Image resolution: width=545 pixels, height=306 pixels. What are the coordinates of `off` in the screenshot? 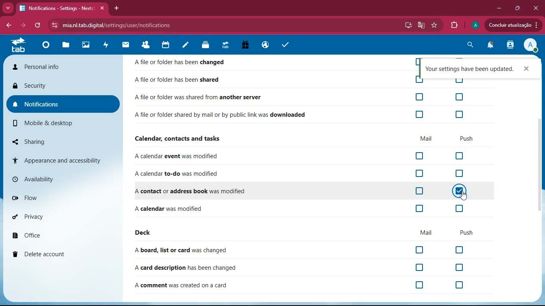 It's located at (461, 250).